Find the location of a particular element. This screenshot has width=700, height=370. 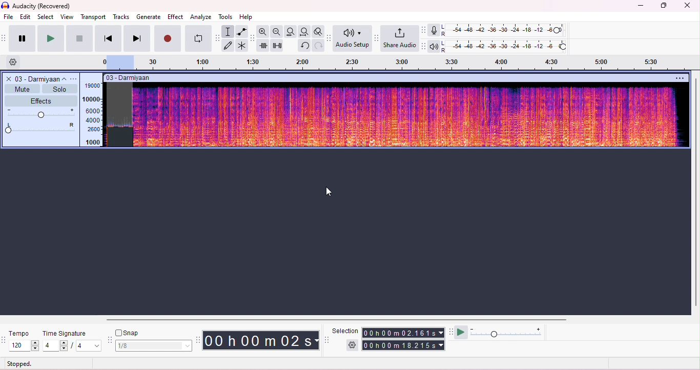

play is located at coordinates (50, 38).